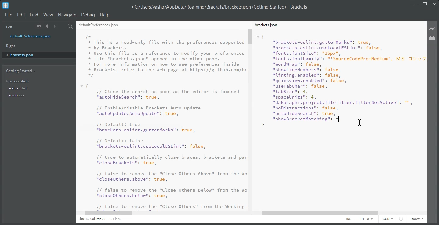 The image size is (439, 225). I want to click on {
// Close the search as soon as the editor is focused
"autoHideSearch": true,
// Enable/disable Brackets Auto-update
"autoUpdate. AutoUpdate": true,
// Default: true
"brackets-eslint.gutterMarks": true,
// Default: false
"brackets-eslint.uselocalESLint": false,
// true to automatically close braces, brackets and par
"closeBrackets": true,
// false to remove the "Close Others Above" from the Wo
"closeOthers. above": true,
// false to remove the "Close Others Below" from the Wo
"closeOthers.below": true,
// false to remove the "Close Others" from the Working, so click(163, 147).